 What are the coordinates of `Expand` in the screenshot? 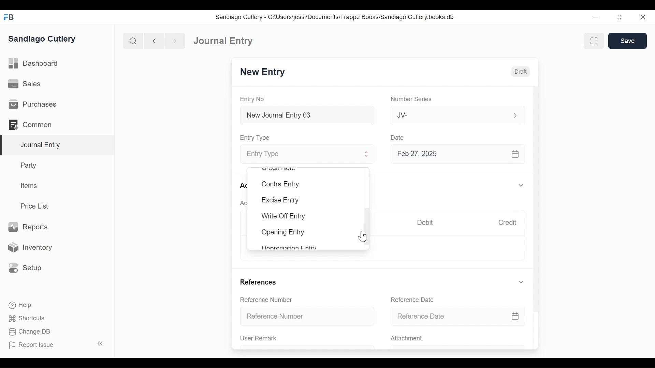 It's located at (514, 115).